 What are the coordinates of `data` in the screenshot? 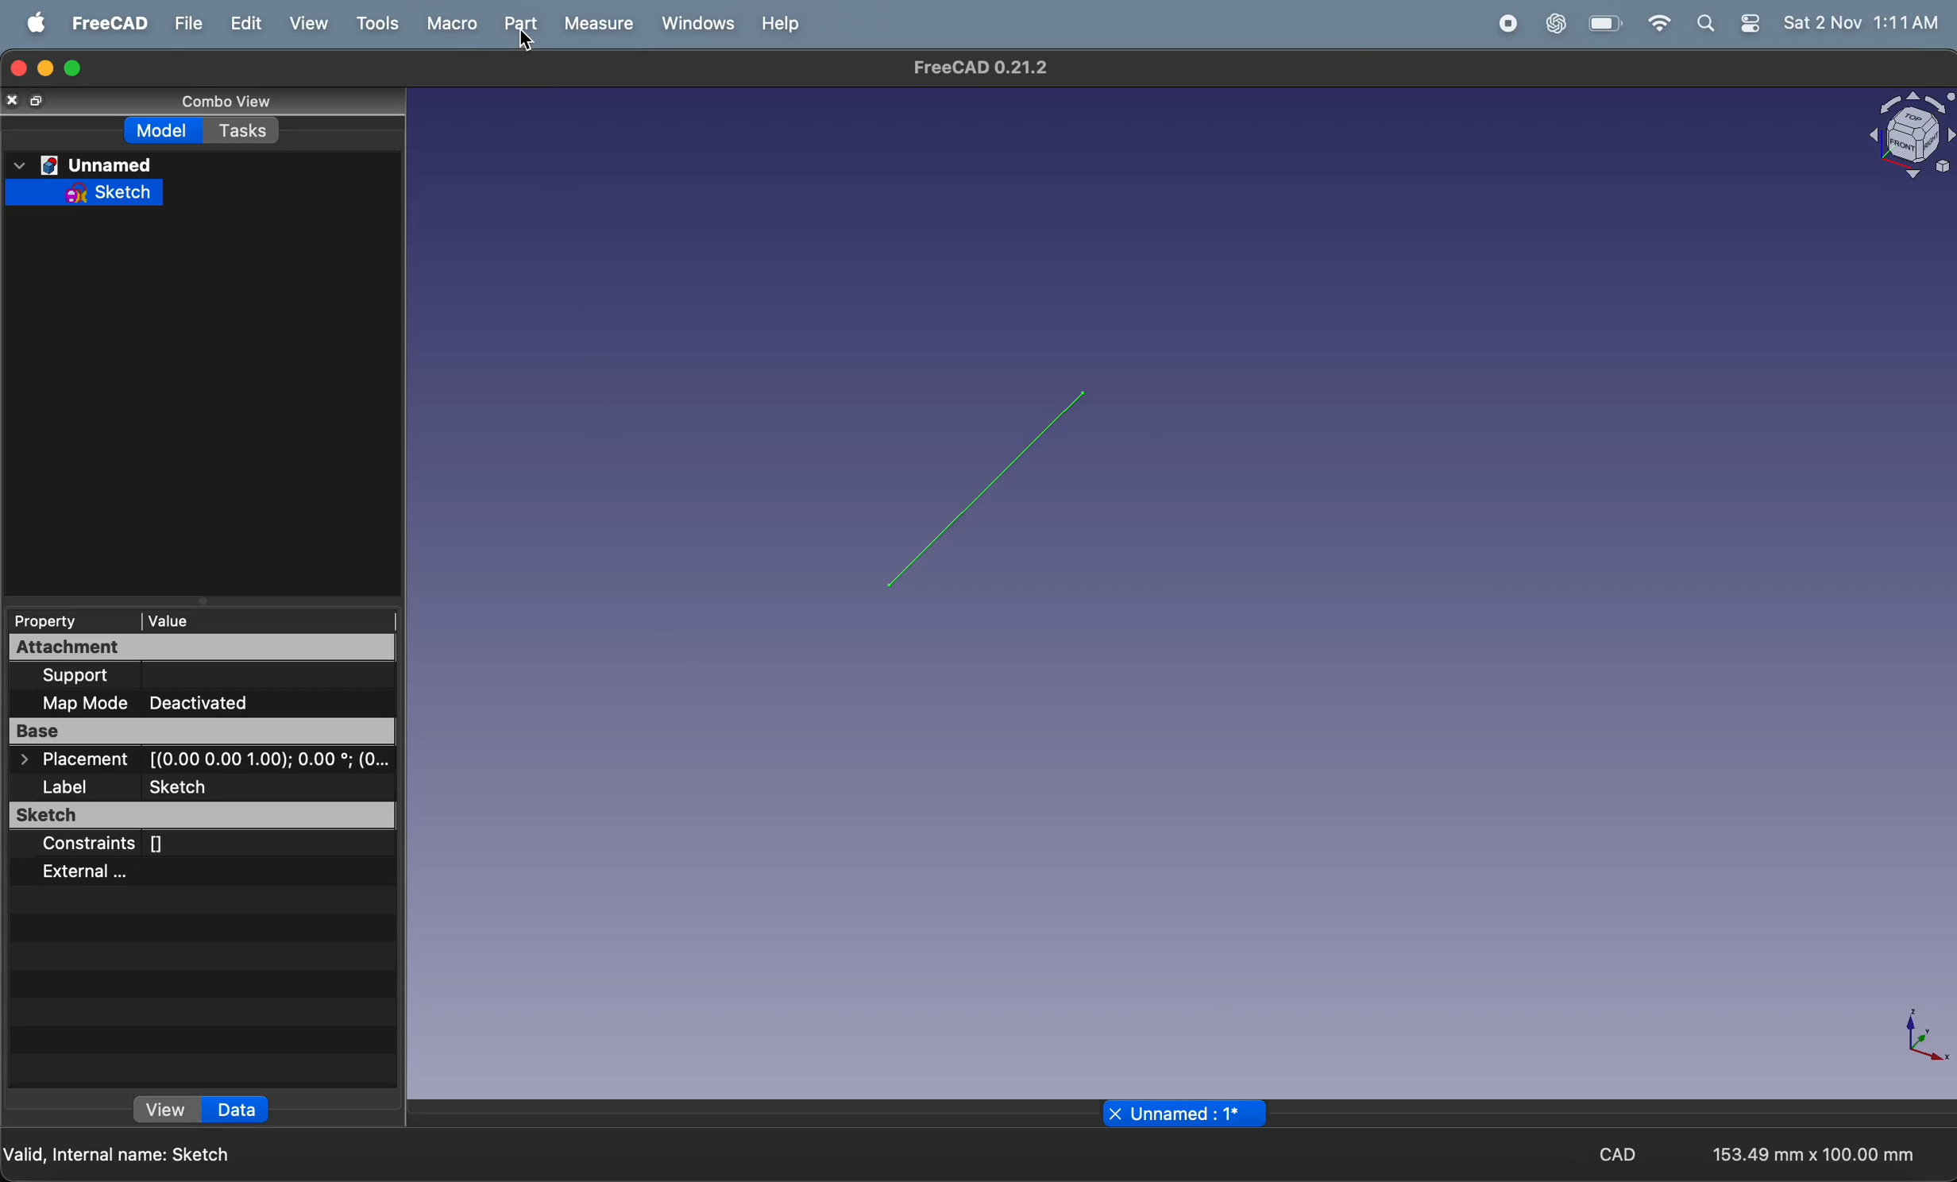 It's located at (234, 1110).